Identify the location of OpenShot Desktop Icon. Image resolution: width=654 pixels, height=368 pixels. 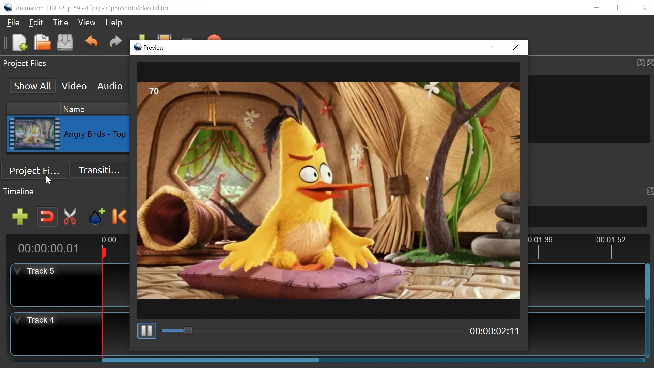
(8, 8).